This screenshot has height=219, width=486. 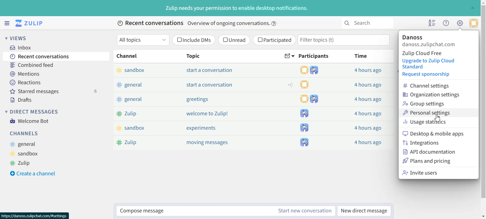 I want to click on Inbox, so click(x=23, y=47).